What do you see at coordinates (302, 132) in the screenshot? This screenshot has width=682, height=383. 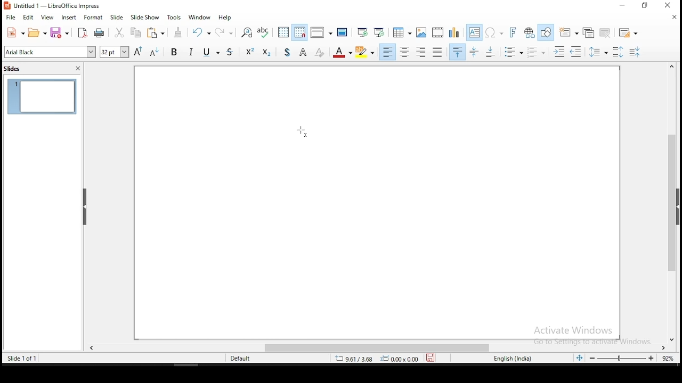 I see `mouse pointer` at bounding box center [302, 132].